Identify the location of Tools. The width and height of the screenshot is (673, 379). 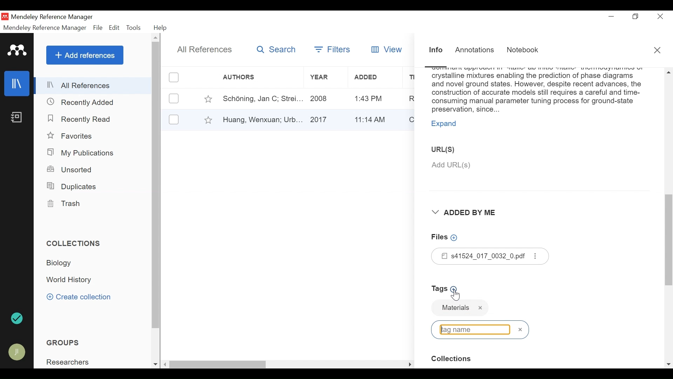
(134, 28).